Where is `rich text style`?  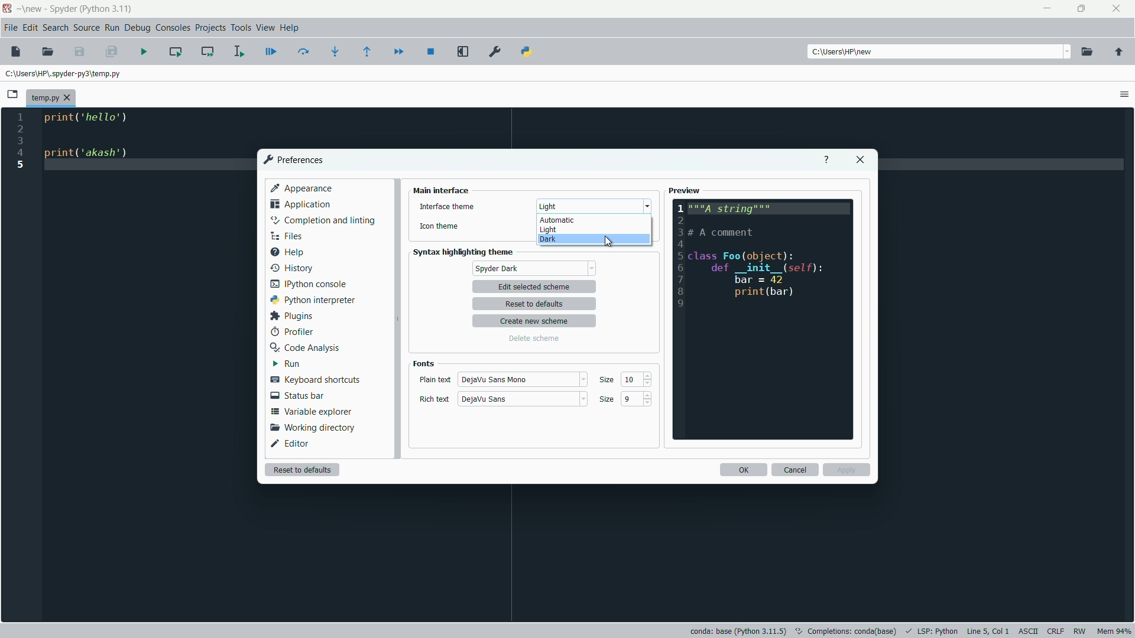
rich text style is located at coordinates (484, 400).